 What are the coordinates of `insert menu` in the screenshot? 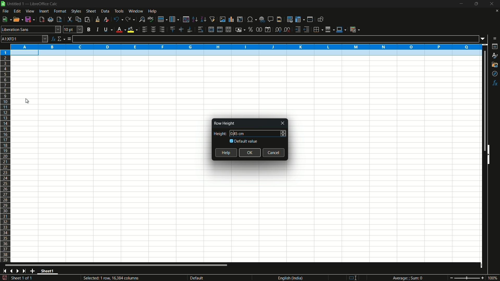 It's located at (43, 11).